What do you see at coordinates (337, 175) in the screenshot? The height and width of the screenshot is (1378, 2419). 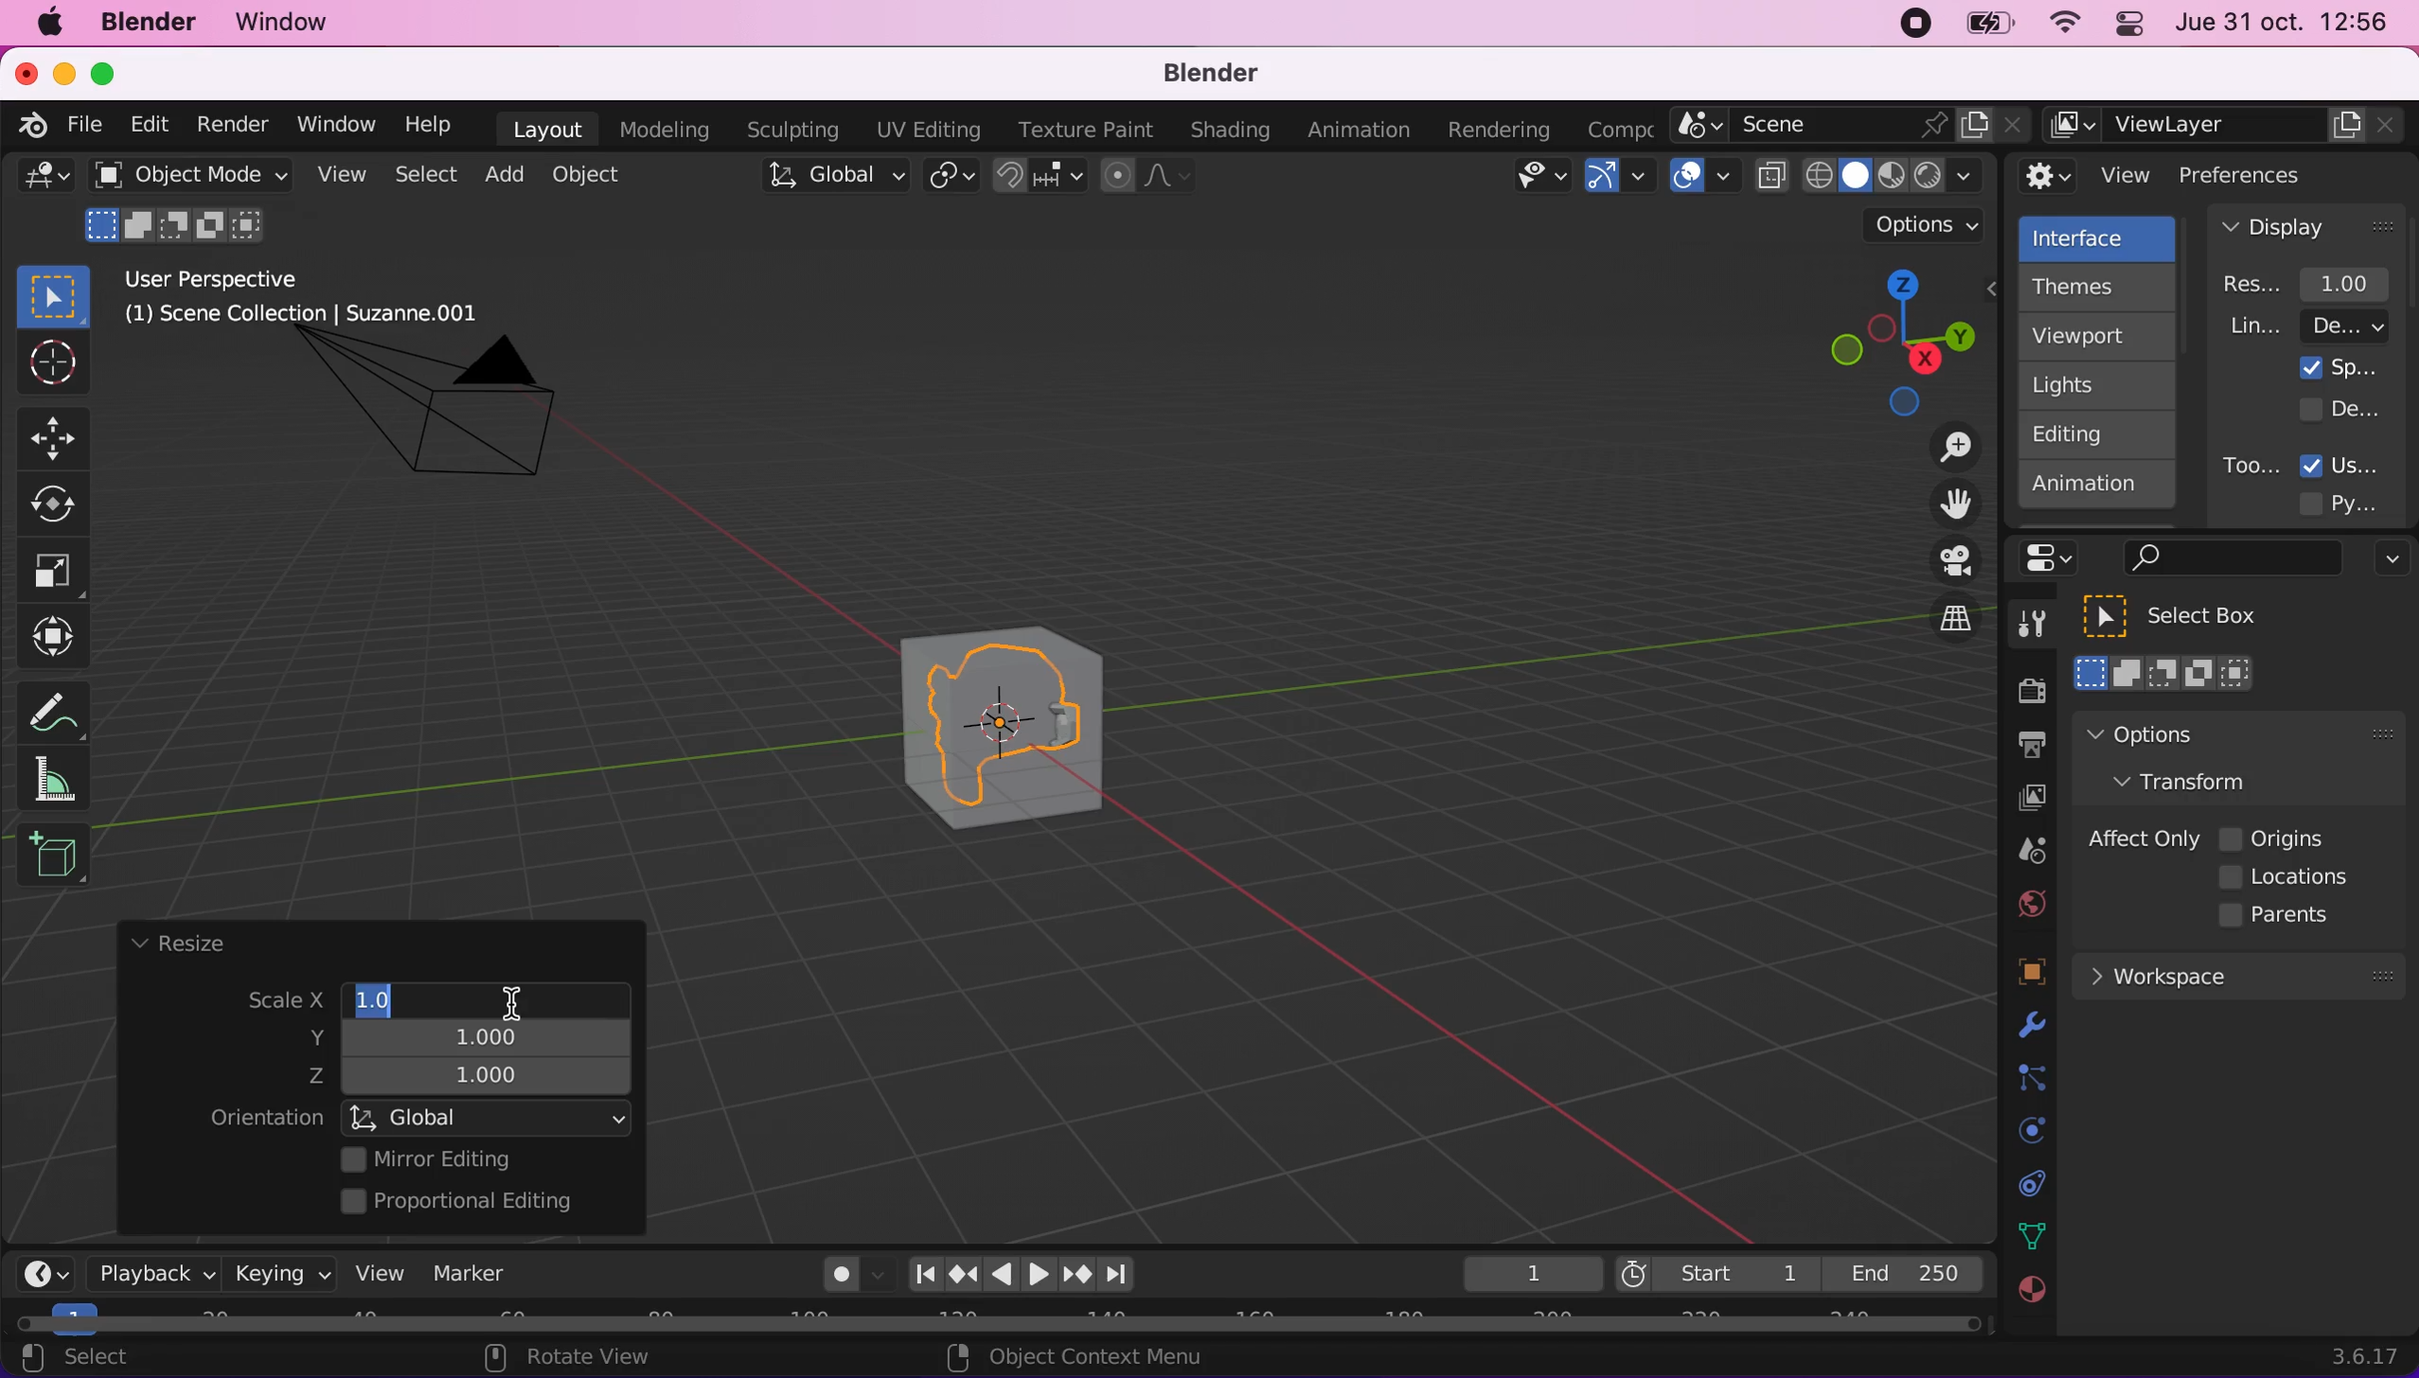 I see `view` at bounding box center [337, 175].